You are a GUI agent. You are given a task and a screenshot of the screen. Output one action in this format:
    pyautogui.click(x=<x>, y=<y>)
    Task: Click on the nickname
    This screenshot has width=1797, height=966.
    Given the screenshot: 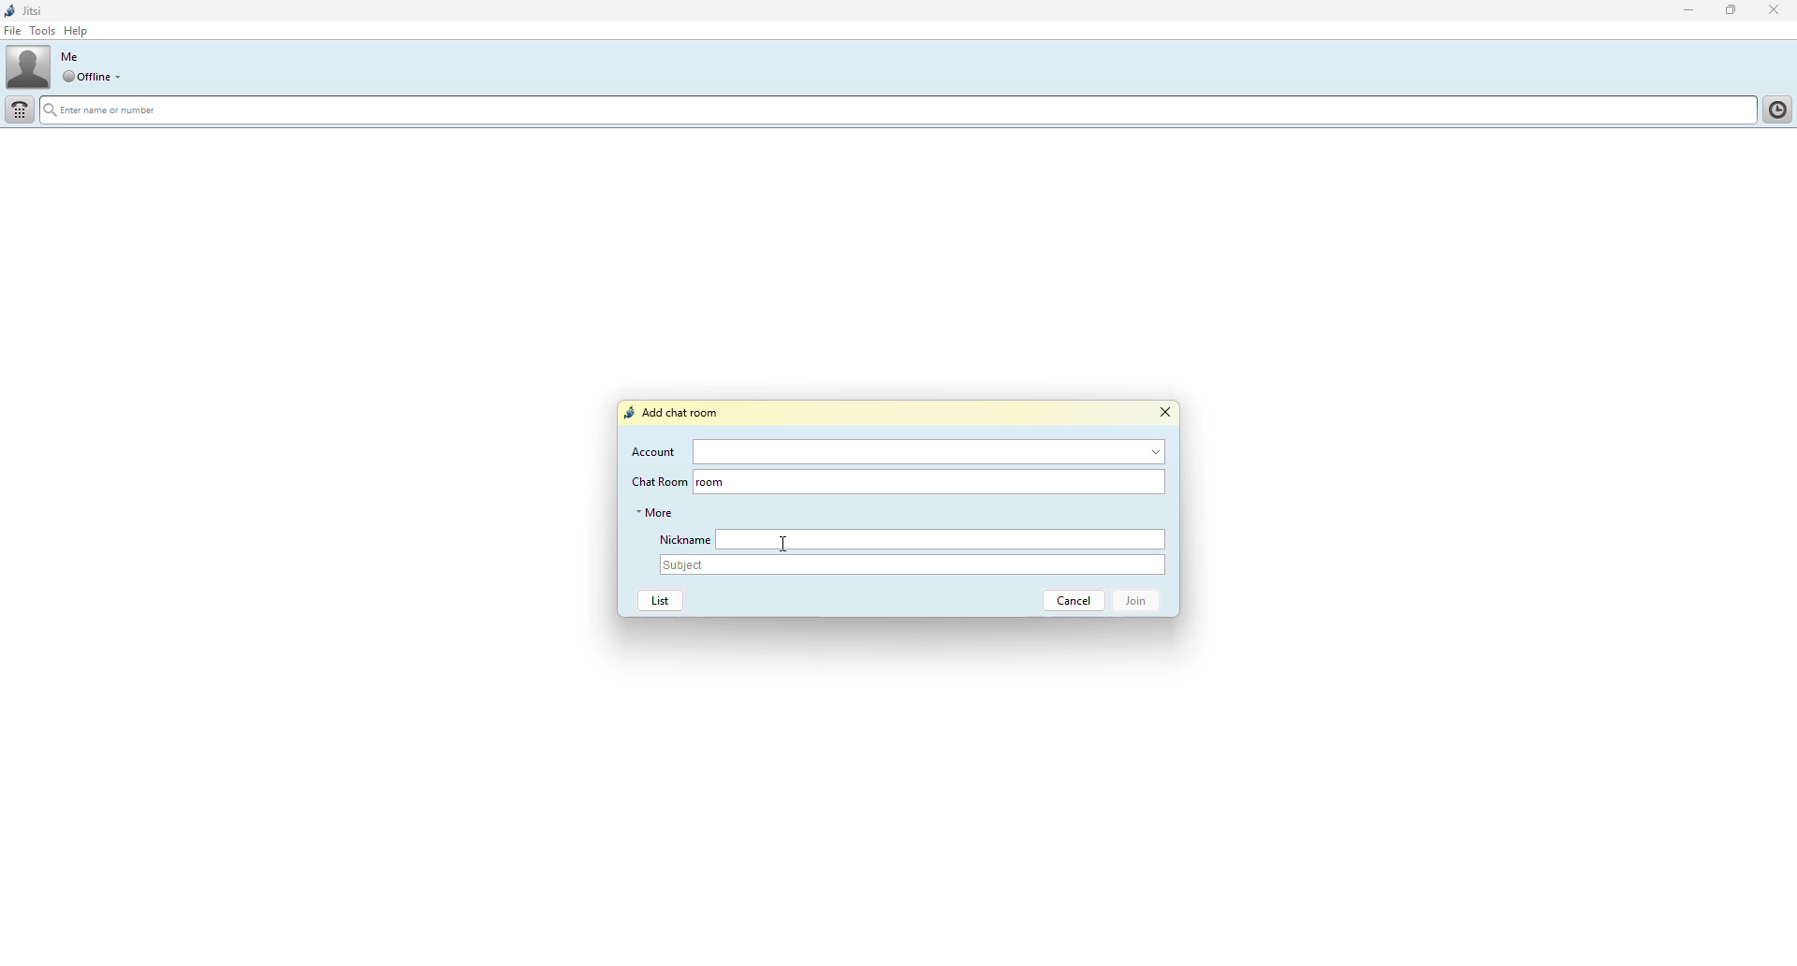 What is the action you would take?
    pyautogui.click(x=942, y=539)
    